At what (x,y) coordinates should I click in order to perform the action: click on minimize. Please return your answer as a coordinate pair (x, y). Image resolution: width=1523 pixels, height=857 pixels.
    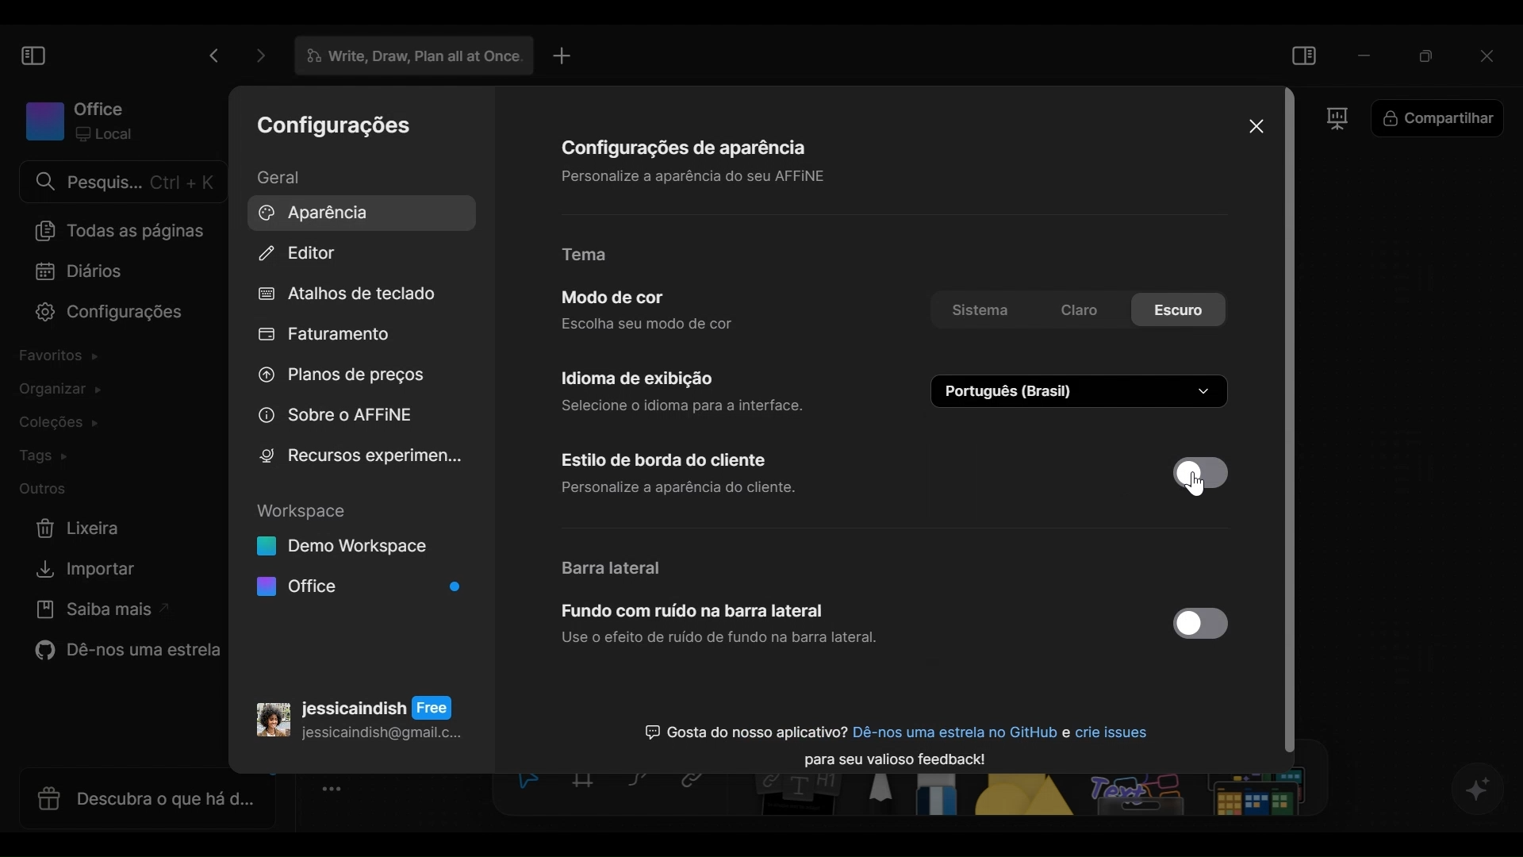
    Looking at the image, I should click on (1365, 54).